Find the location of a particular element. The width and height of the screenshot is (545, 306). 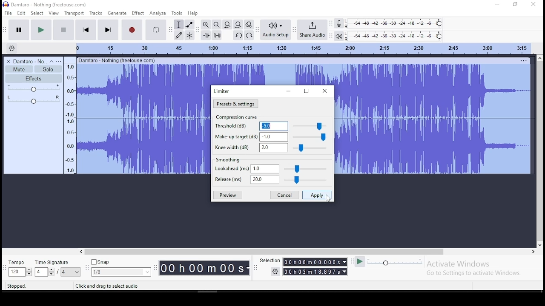

view is located at coordinates (54, 13).